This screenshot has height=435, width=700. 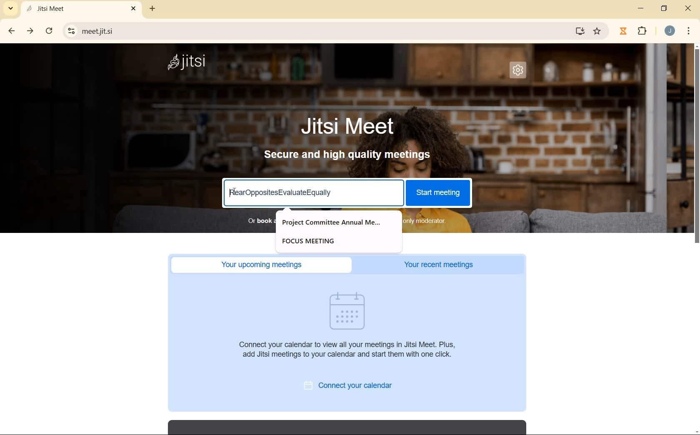 What do you see at coordinates (438, 192) in the screenshot?
I see `start meeting` at bounding box center [438, 192].